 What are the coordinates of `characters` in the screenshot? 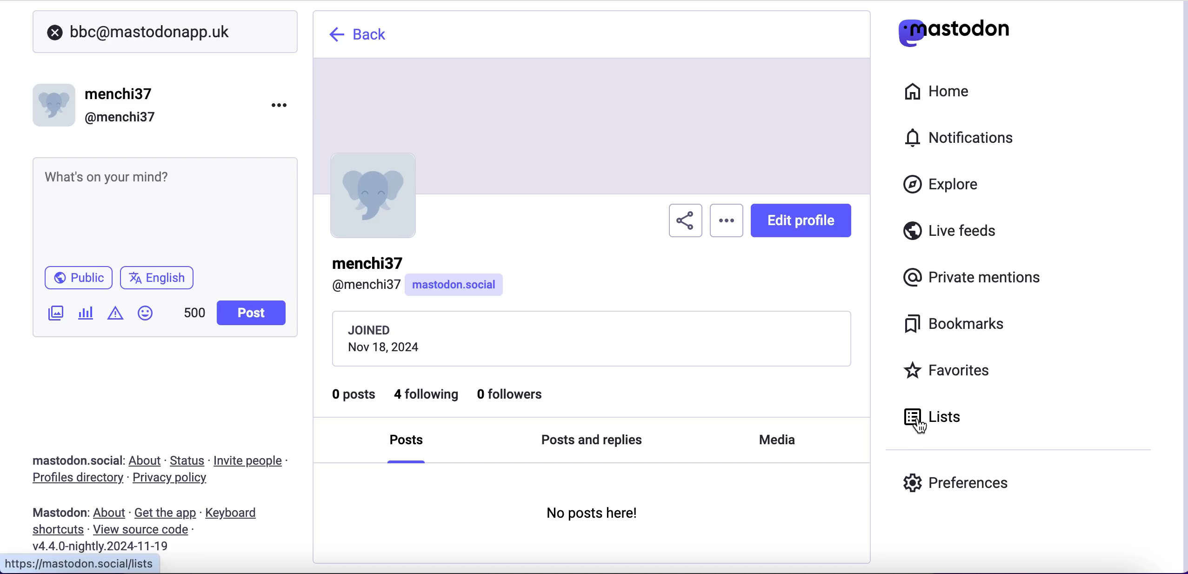 It's located at (194, 314).